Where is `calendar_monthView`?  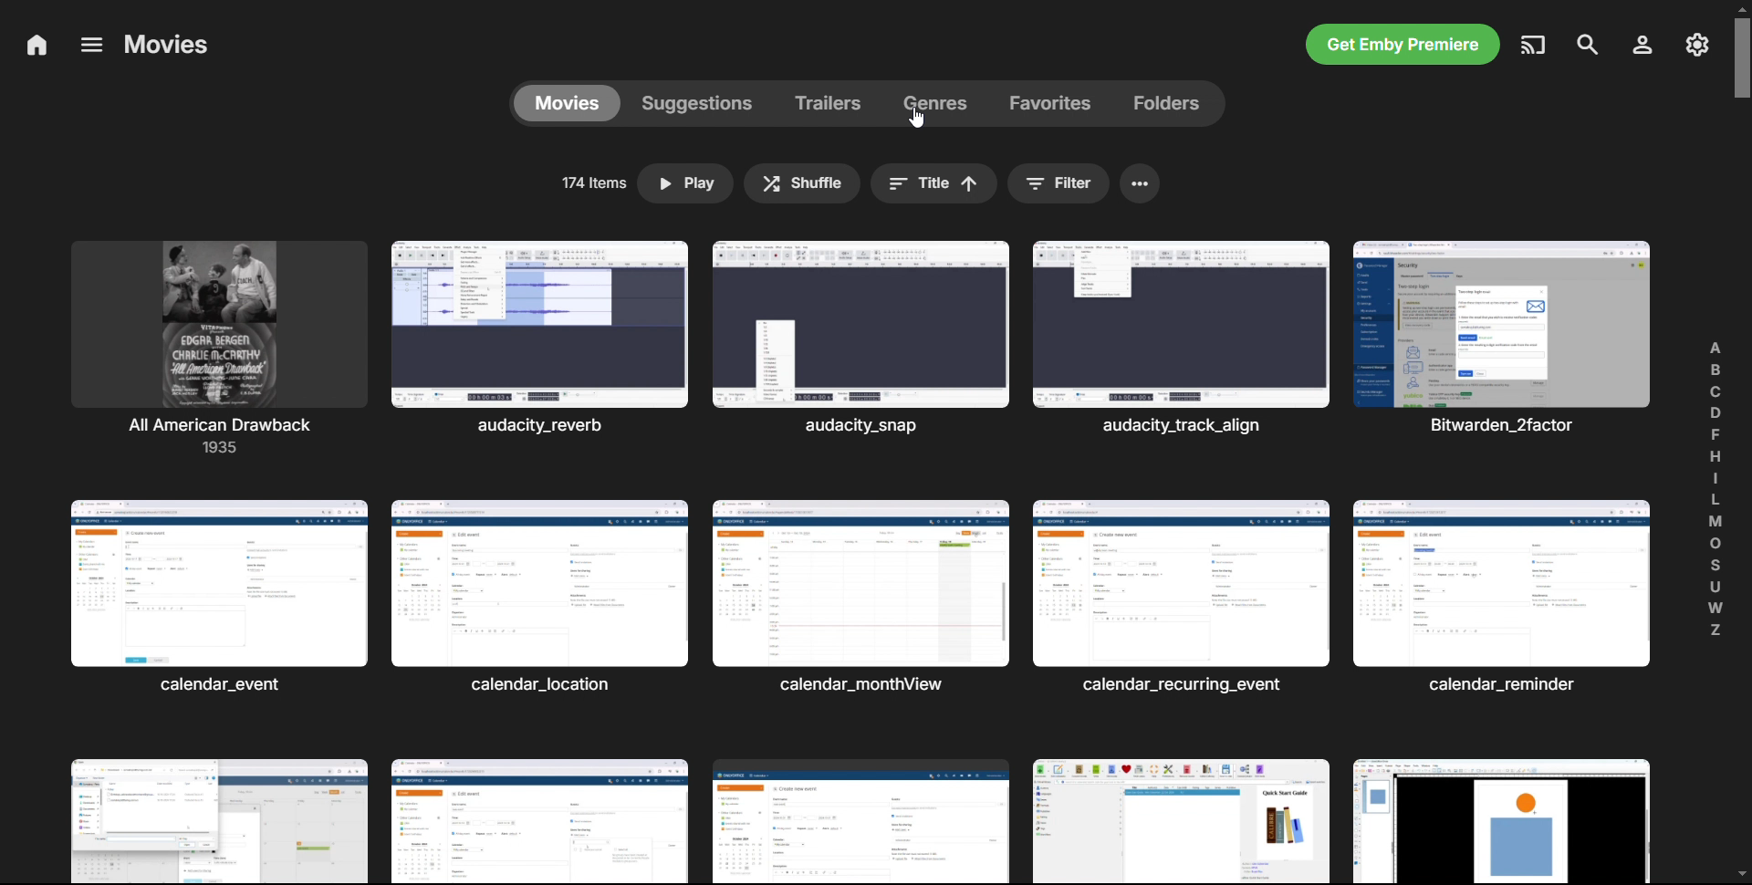
calendar_monthView is located at coordinates (862, 600).